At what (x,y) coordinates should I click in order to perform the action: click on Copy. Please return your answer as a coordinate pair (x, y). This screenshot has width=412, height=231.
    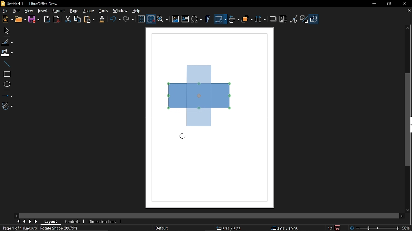
    Looking at the image, I should click on (77, 20).